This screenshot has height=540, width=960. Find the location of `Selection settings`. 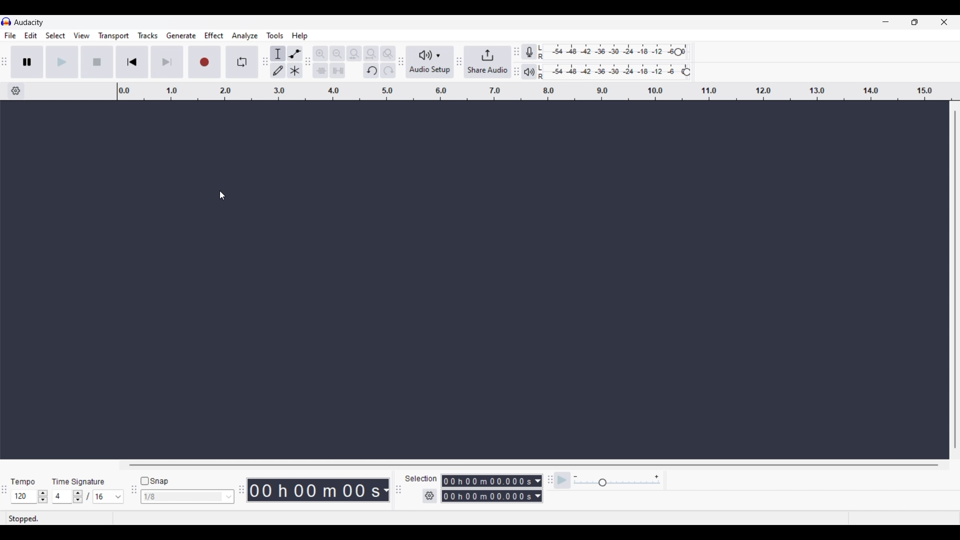

Selection settings is located at coordinates (430, 496).